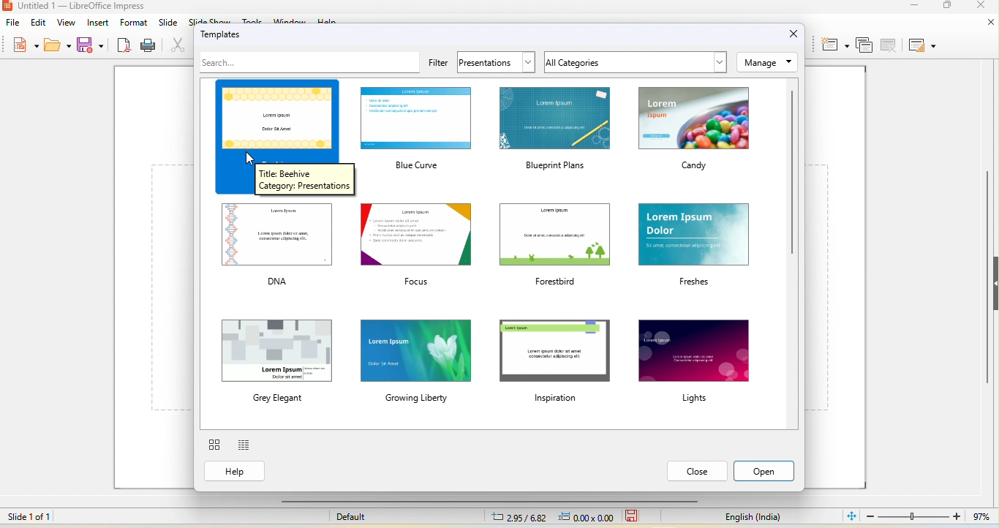 The image size is (999, 528). What do you see at coordinates (135, 23) in the screenshot?
I see `format` at bounding box center [135, 23].